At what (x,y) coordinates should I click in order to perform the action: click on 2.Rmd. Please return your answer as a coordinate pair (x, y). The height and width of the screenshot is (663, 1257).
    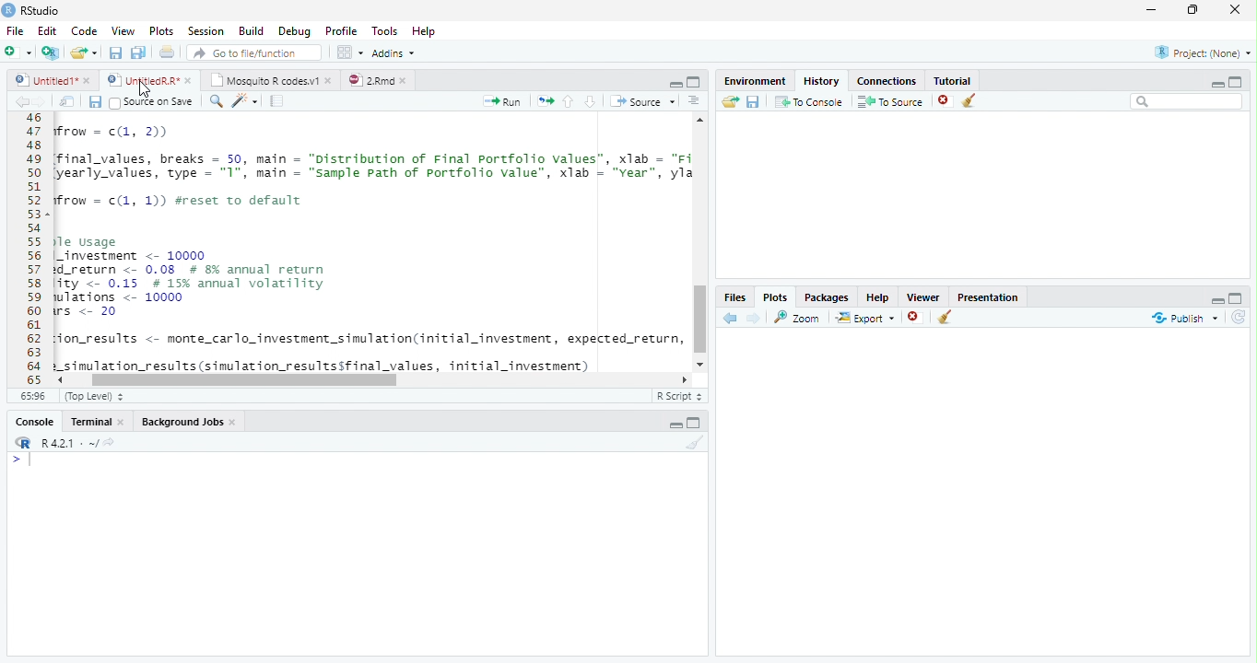
    Looking at the image, I should click on (378, 80).